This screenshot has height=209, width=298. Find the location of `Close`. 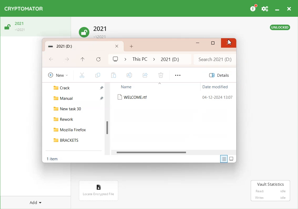

Close is located at coordinates (229, 43).